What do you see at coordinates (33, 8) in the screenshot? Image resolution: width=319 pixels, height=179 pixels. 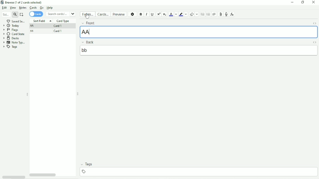 I see `Cards` at bounding box center [33, 8].